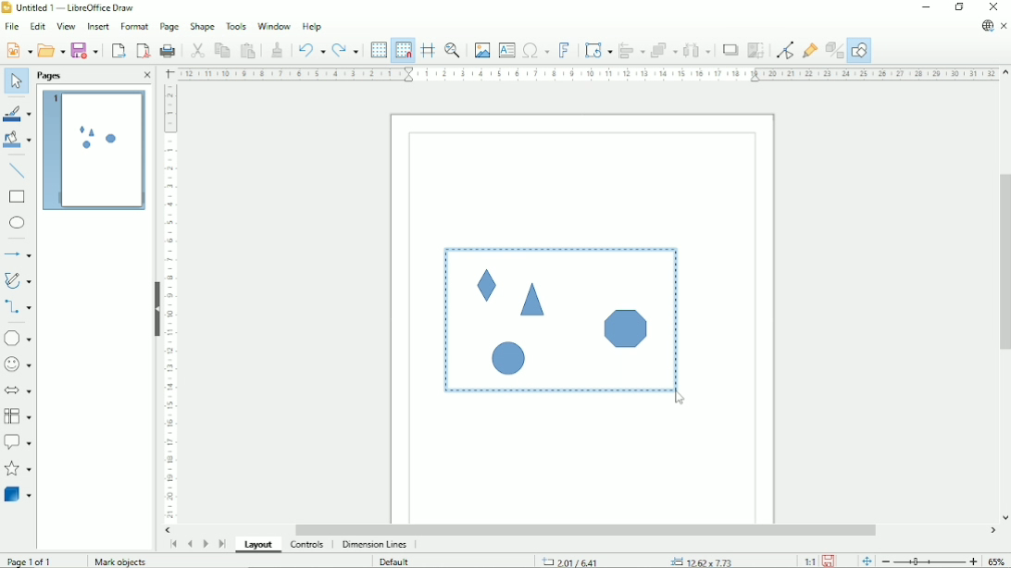  Describe the element at coordinates (143, 51) in the screenshot. I see `Export directly as PDF` at that location.